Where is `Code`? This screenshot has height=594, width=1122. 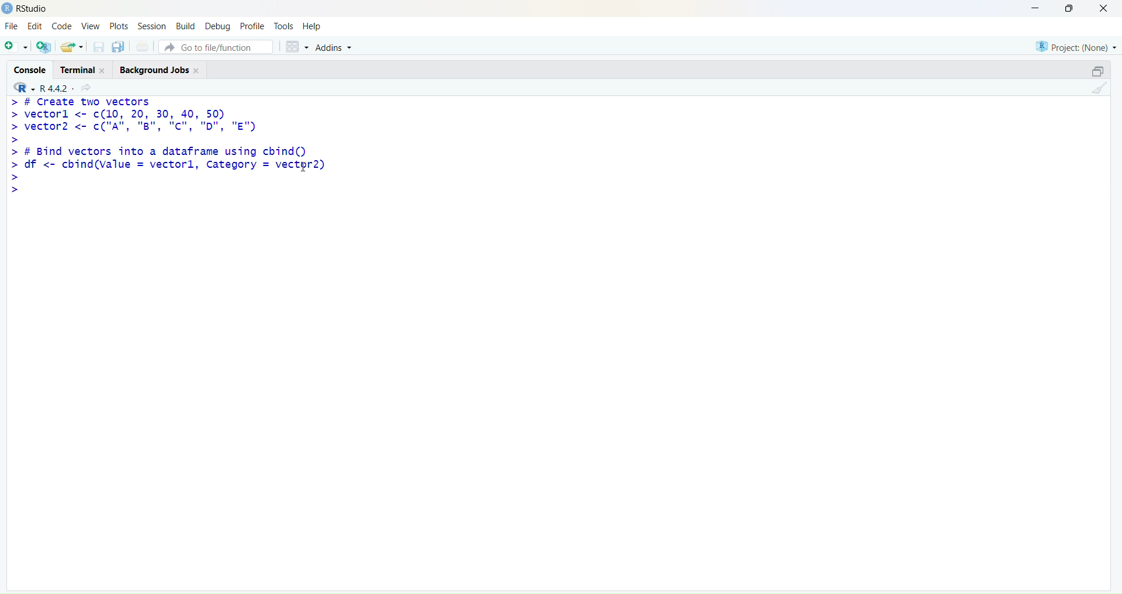
Code is located at coordinates (63, 25).